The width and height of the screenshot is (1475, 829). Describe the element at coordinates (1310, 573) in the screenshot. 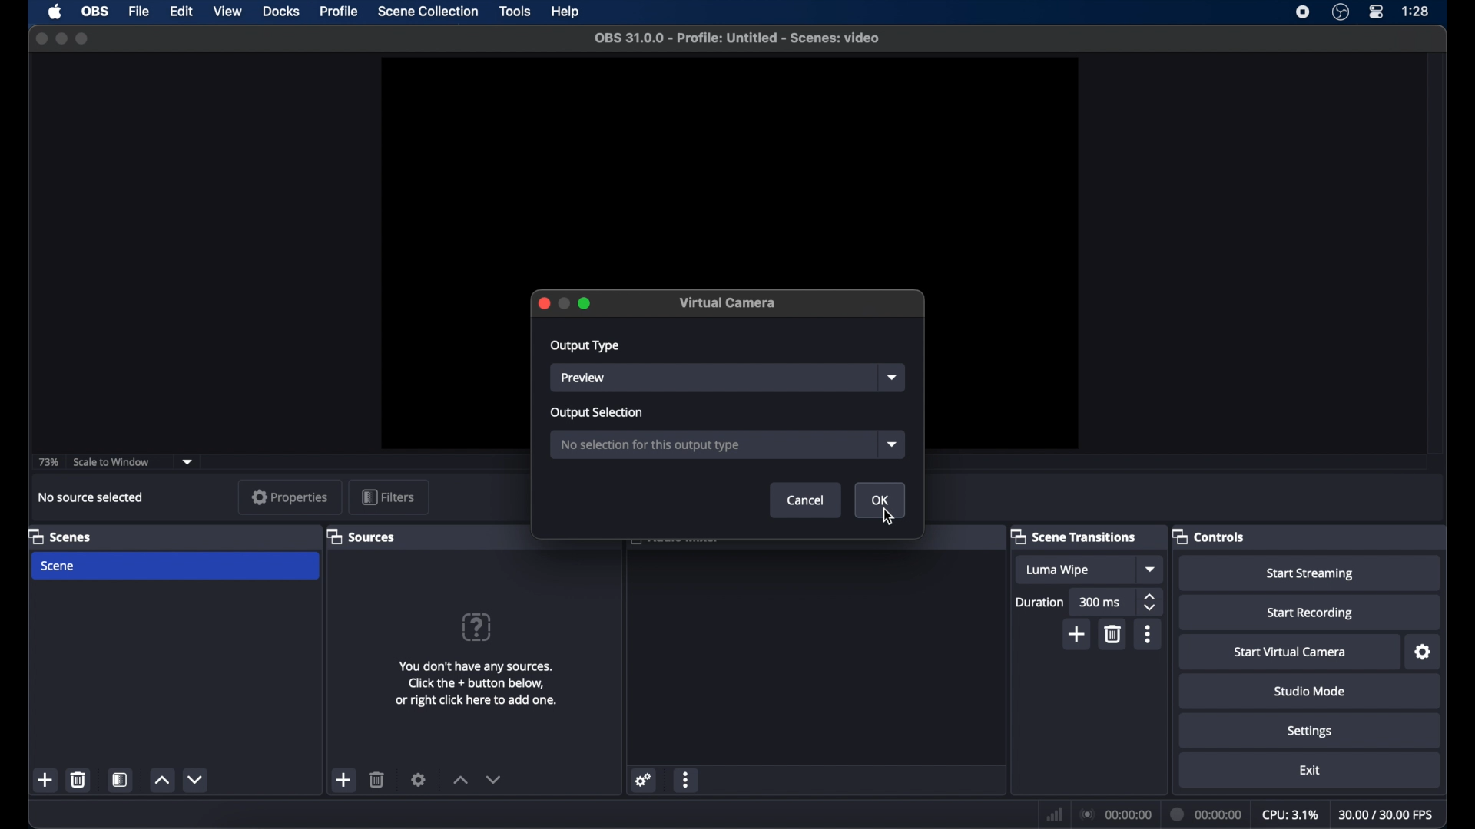

I see `start streaming` at that location.